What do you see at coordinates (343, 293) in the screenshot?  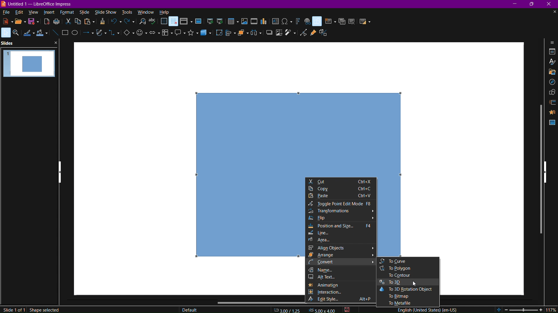 I see `Interaction` at bounding box center [343, 293].